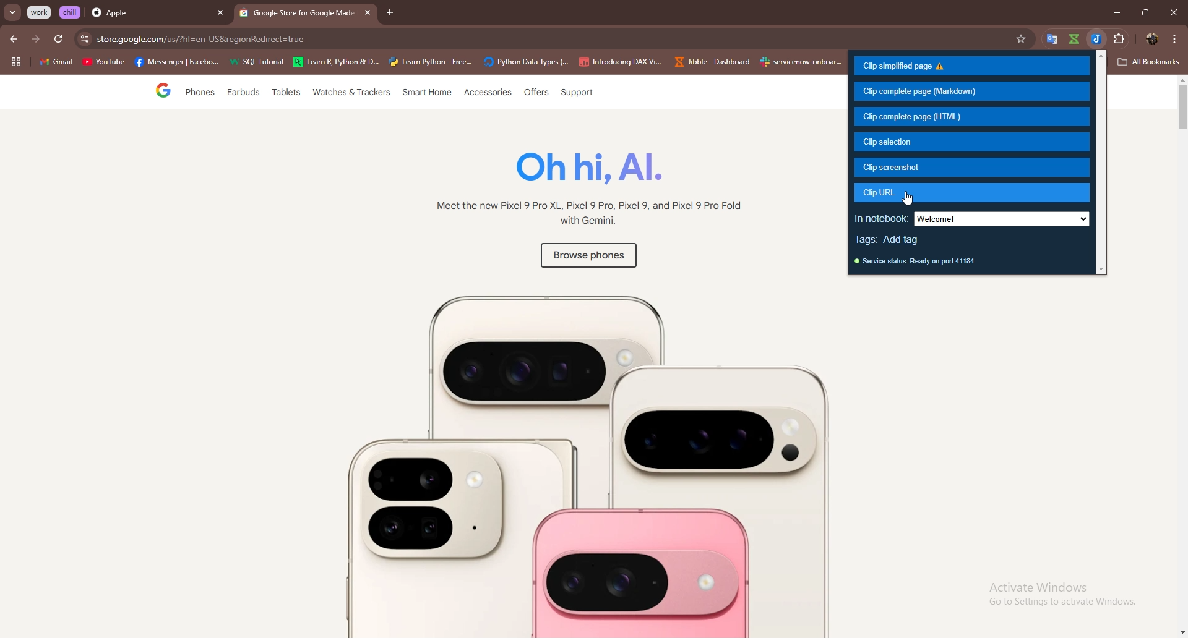 Image resolution: width=1188 pixels, height=638 pixels. I want to click on Phones, so click(197, 93).